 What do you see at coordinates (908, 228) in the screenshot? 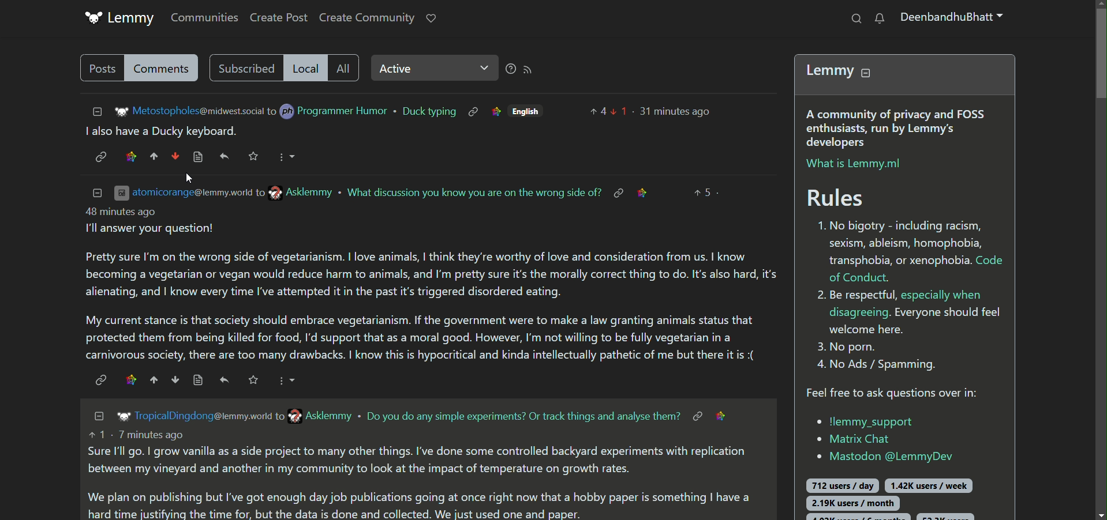
I see `Lemmy Rules` at bounding box center [908, 228].